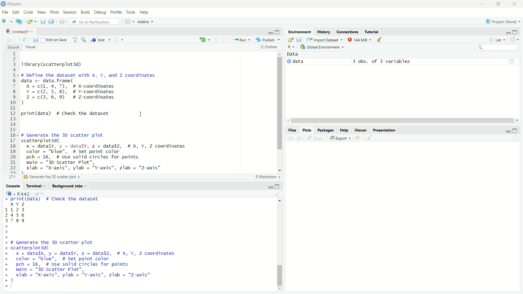 The width and height of the screenshot is (523, 294). What do you see at coordinates (326, 130) in the screenshot?
I see `Packages` at bounding box center [326, 130].